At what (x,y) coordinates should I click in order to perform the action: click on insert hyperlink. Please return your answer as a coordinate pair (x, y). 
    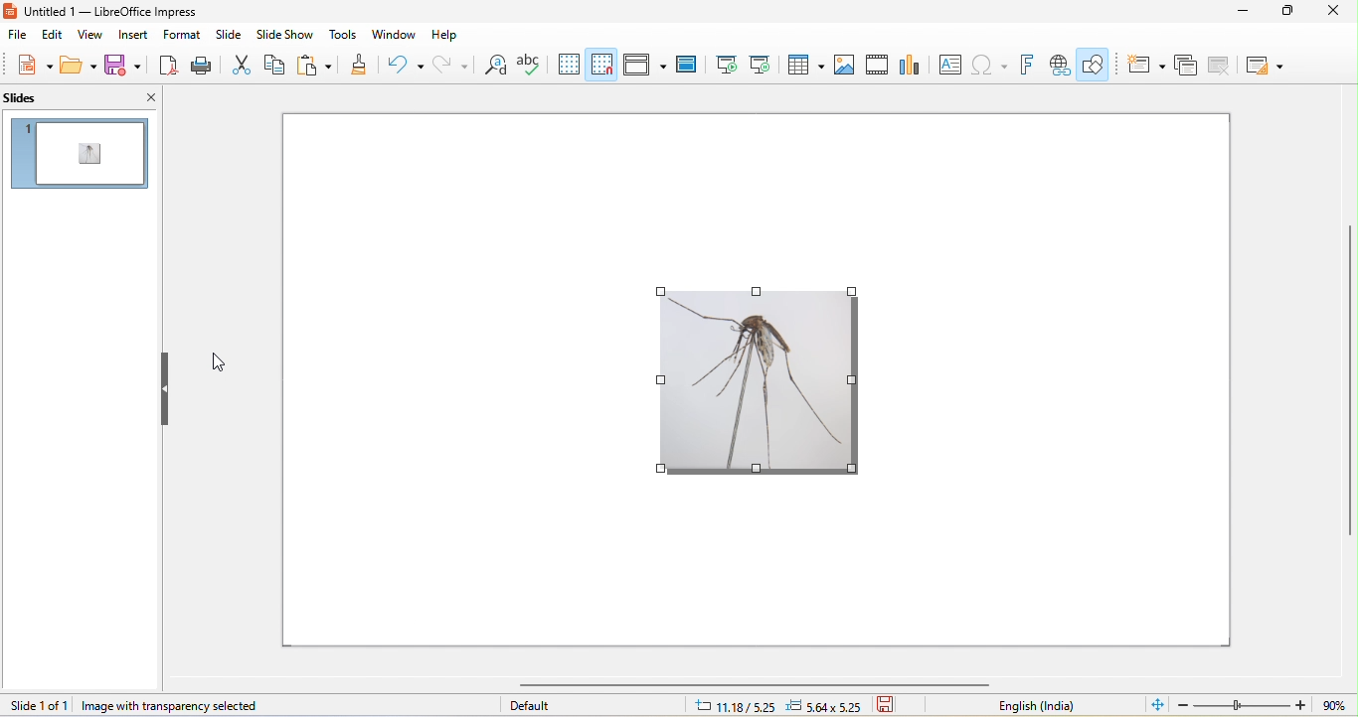
    Looking at the image, I should click on (1060, 67).